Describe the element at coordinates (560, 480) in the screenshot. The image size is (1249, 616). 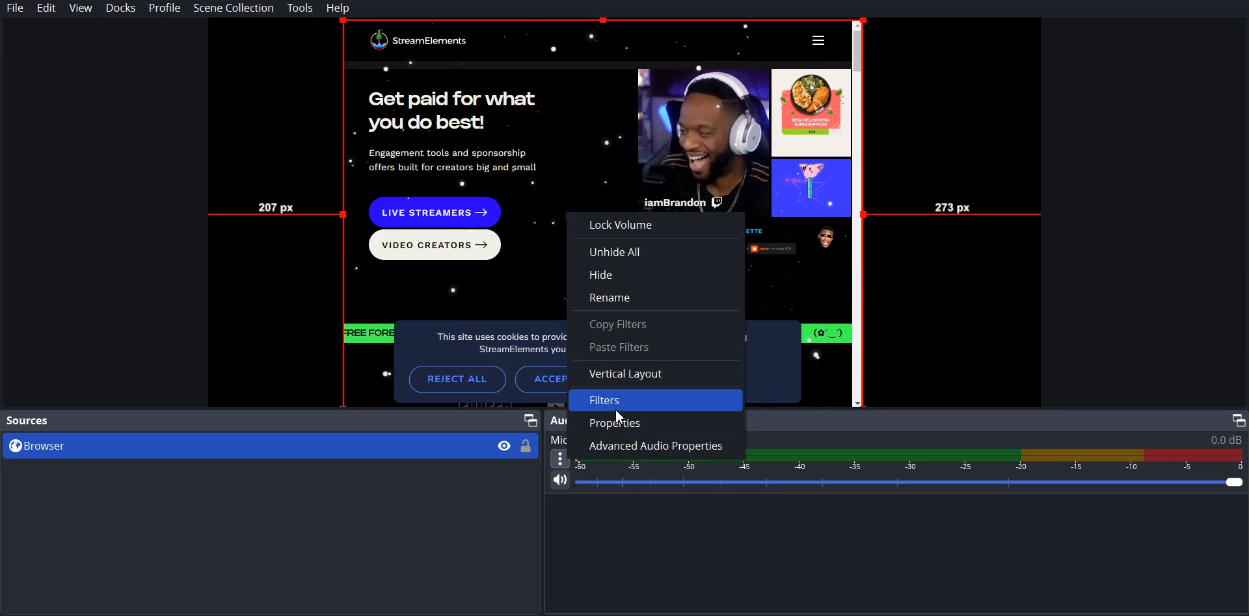
I see `Mute` at that location.